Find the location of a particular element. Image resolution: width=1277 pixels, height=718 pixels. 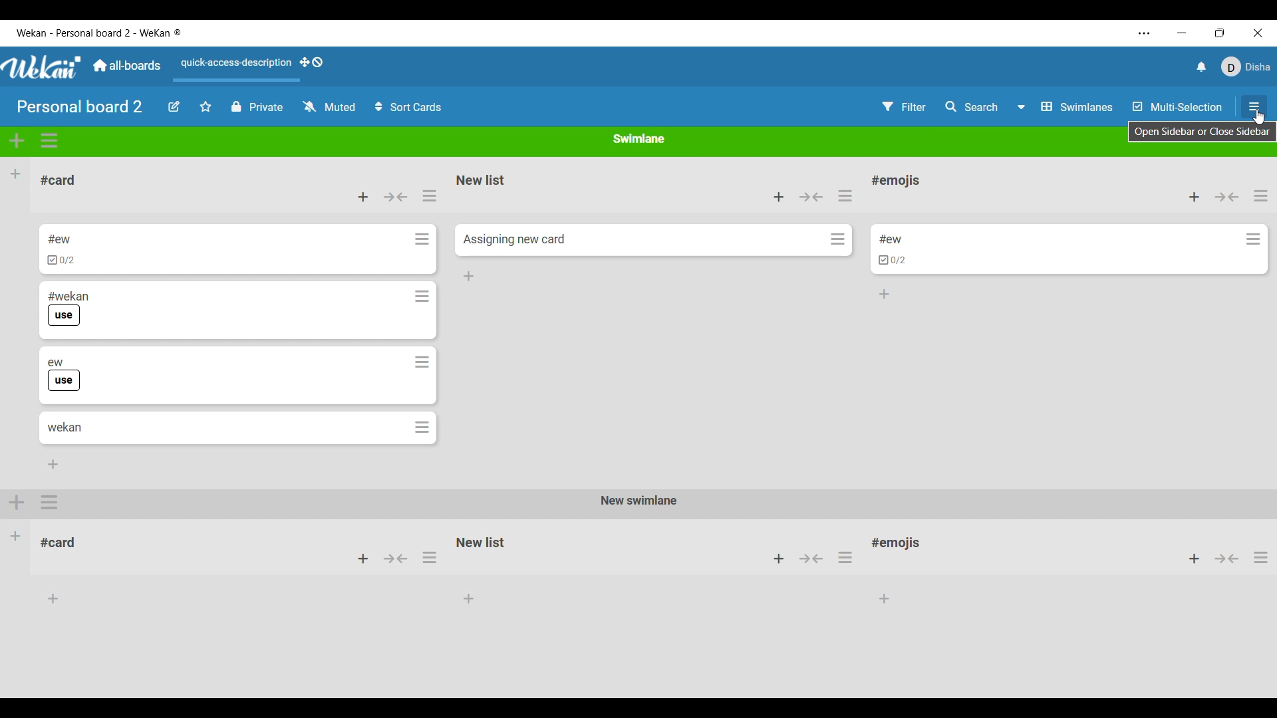

Cursor on Close/Open sidebar is located at coordinates (1256, 110).